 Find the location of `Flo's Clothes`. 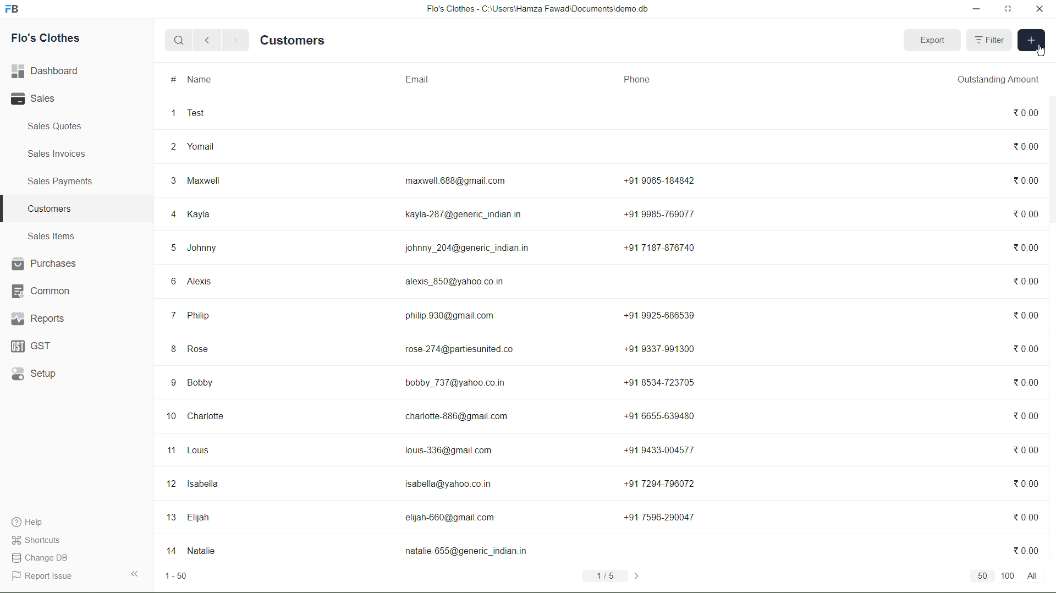

Flo's Clothes is located at coordinates (43, 40).